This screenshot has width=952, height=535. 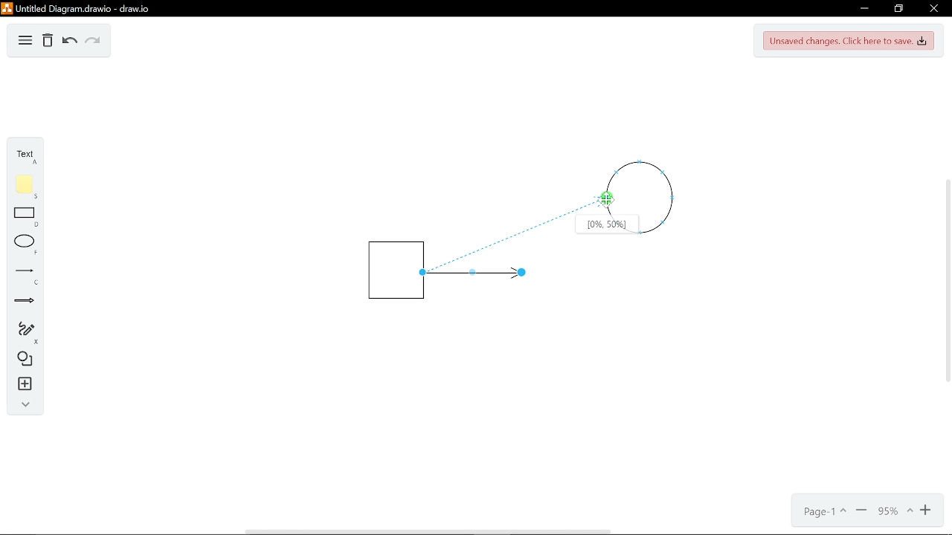 I want to click on Shapes, so click(x=19, y=359).